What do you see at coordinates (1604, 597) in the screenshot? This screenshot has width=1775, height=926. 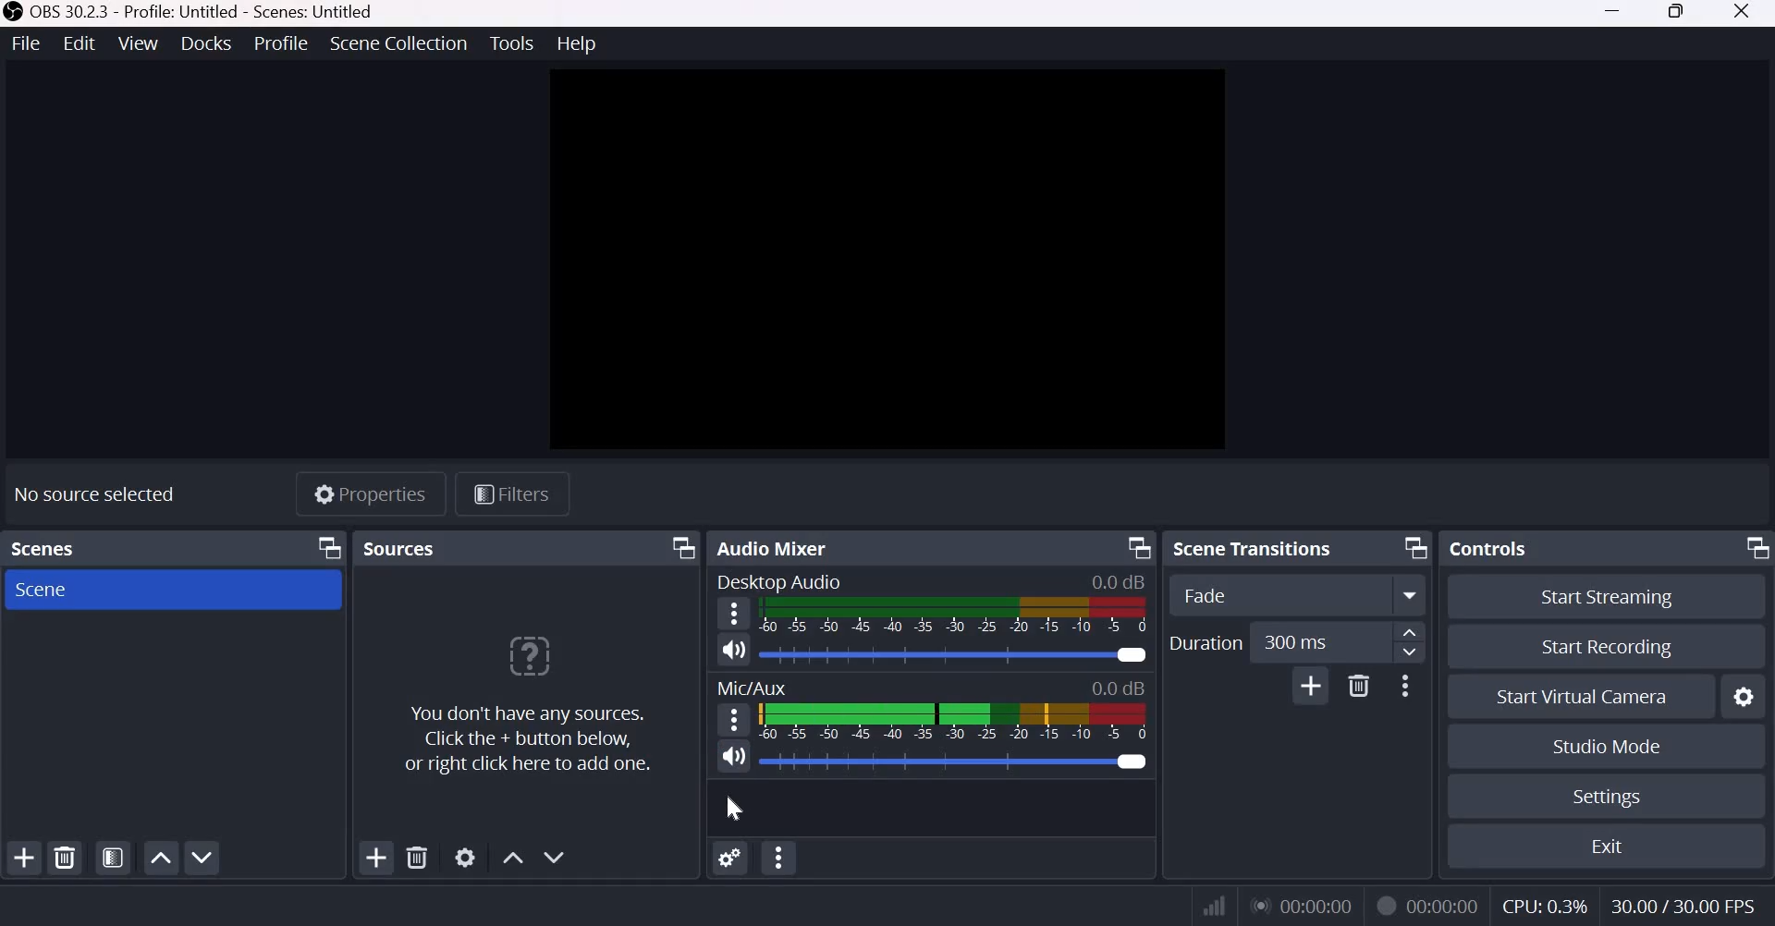 I see `Start streaming` at bounding box center [1604, 597].